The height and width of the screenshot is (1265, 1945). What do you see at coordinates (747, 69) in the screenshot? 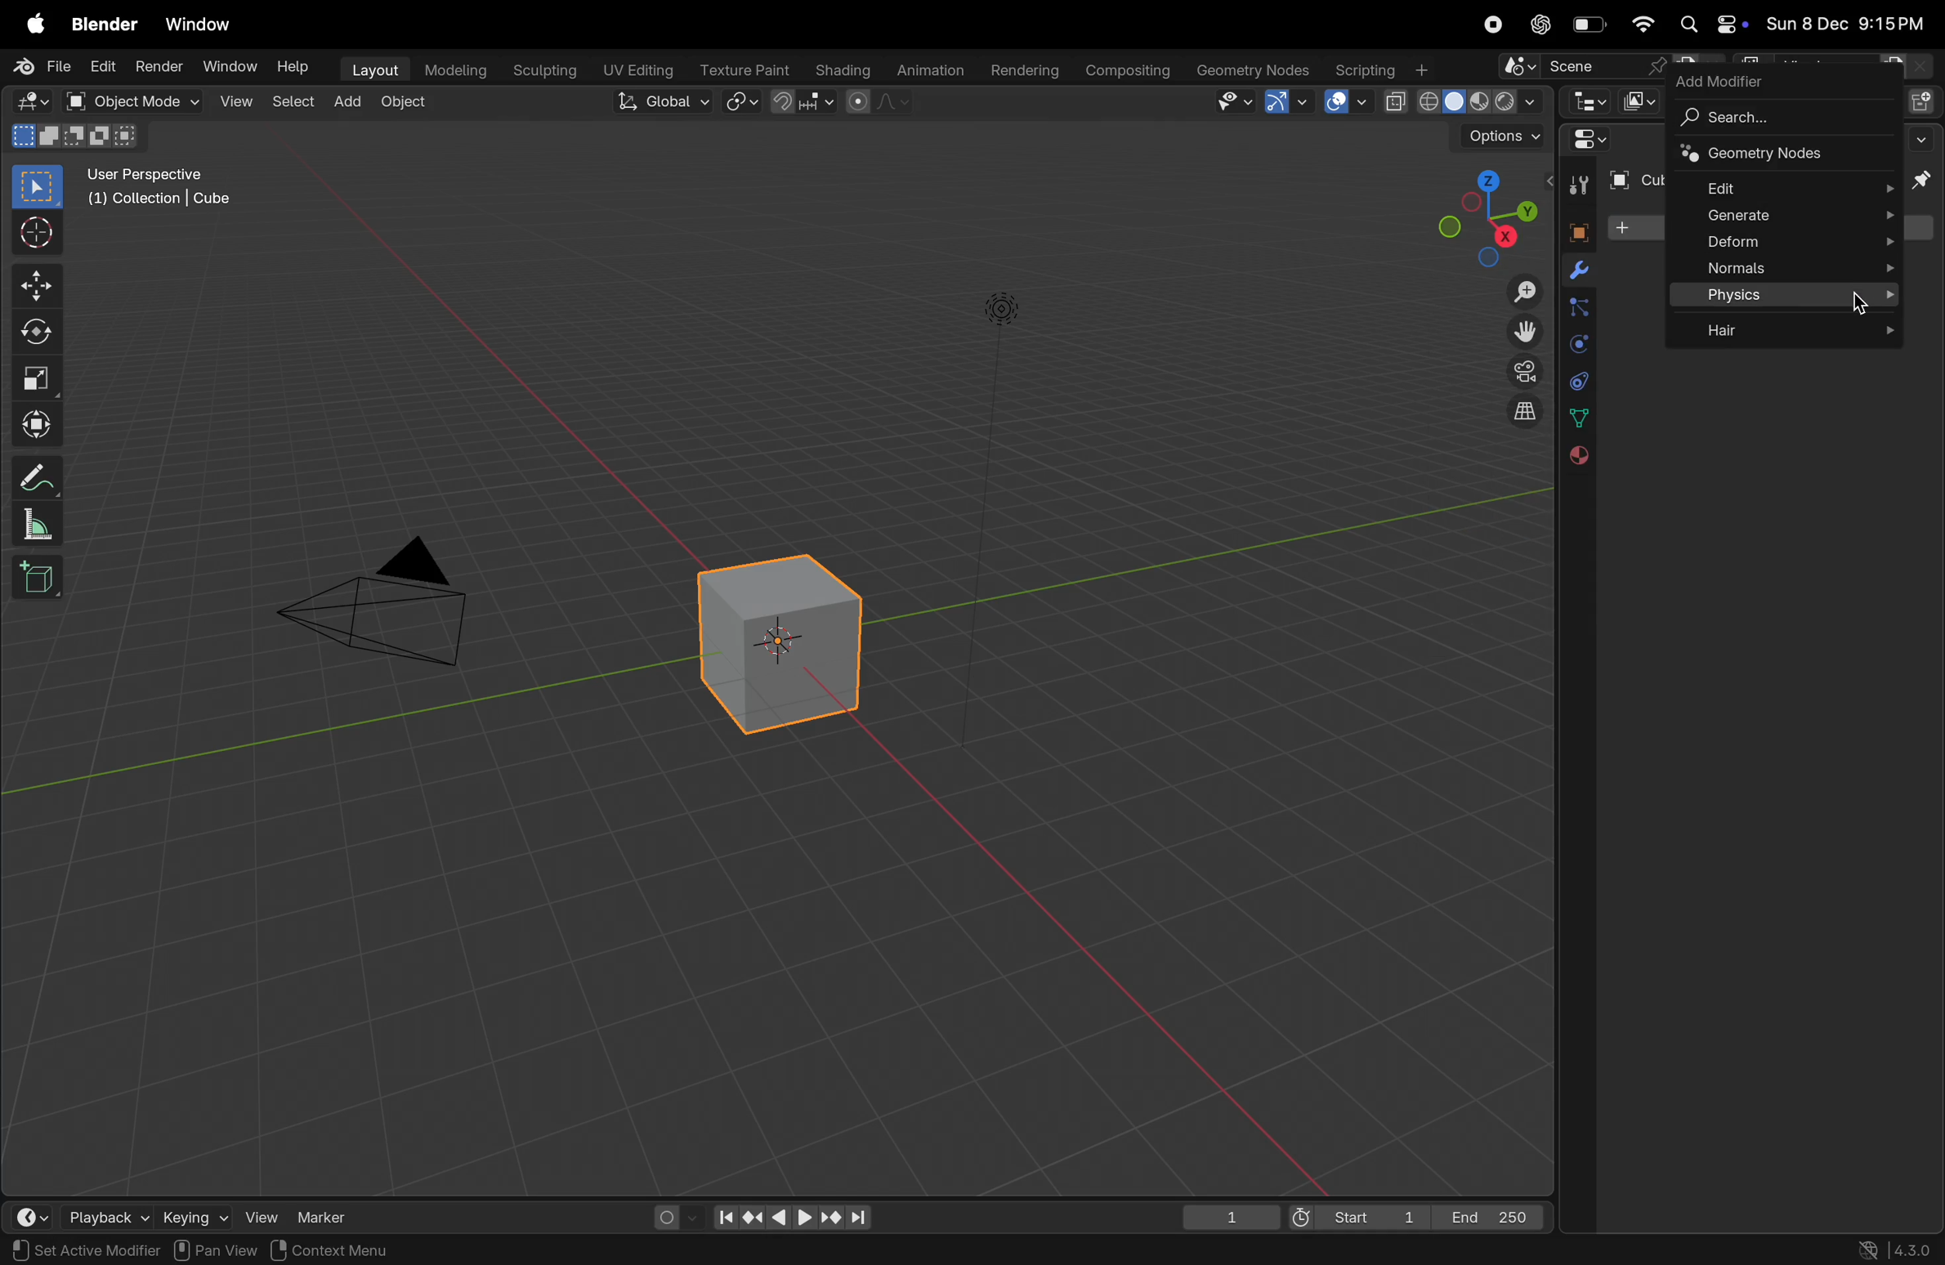
I see `texture point` at bounding box center [747, 69].